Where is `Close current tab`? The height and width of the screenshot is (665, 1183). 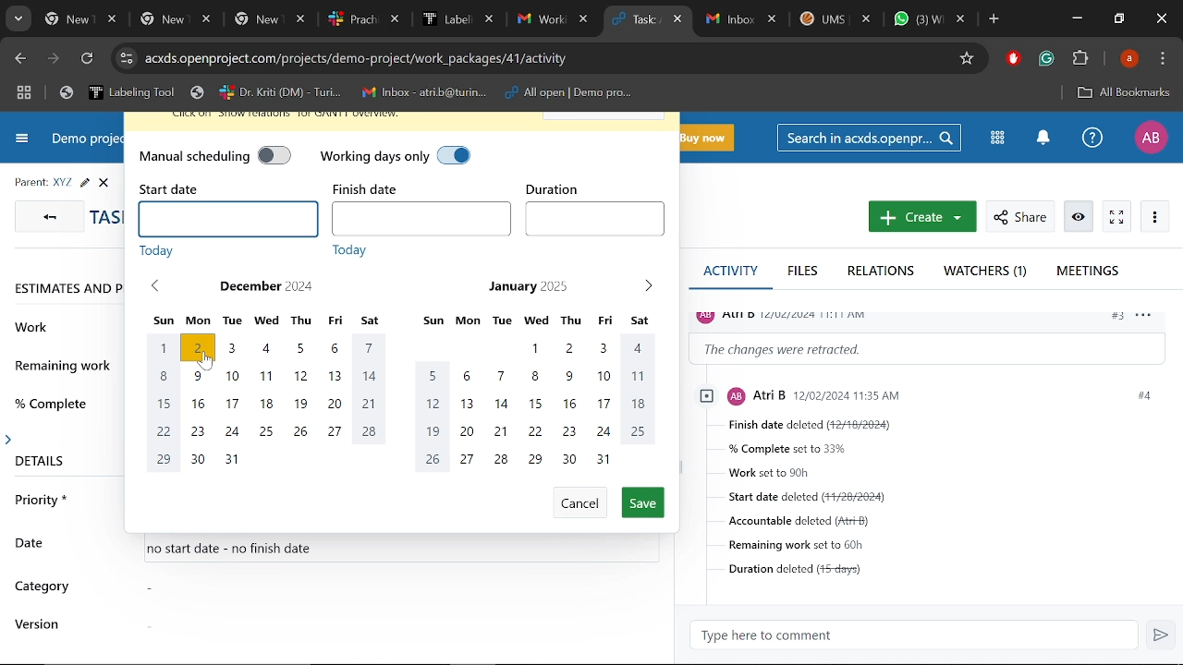 Close current tab is located at coordinates (679, 21).